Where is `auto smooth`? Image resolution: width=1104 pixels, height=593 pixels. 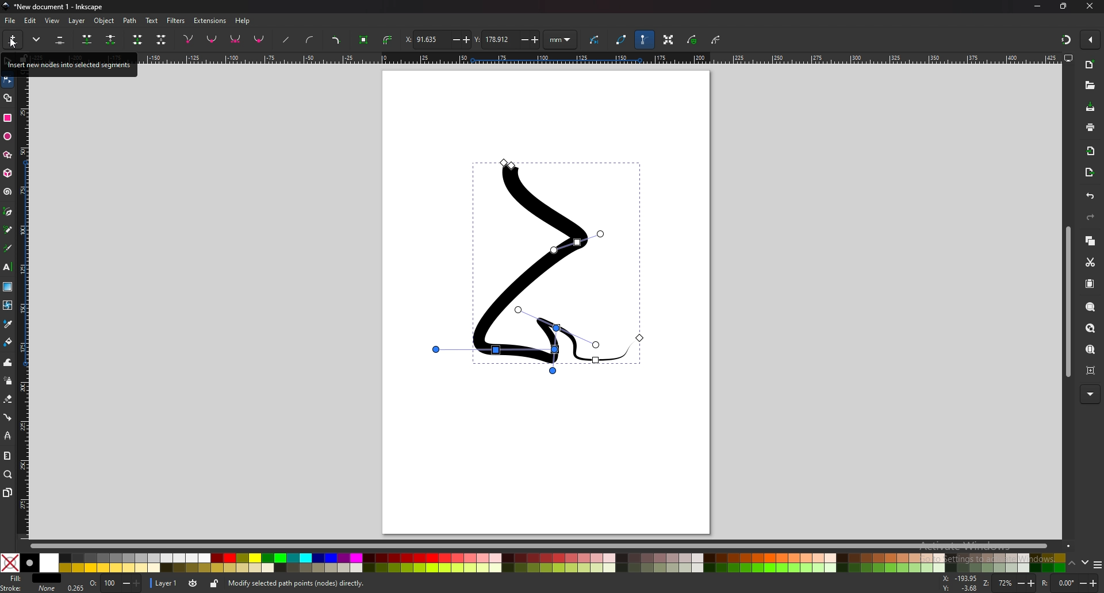 auto smooth is located at coordinates (260, 40).